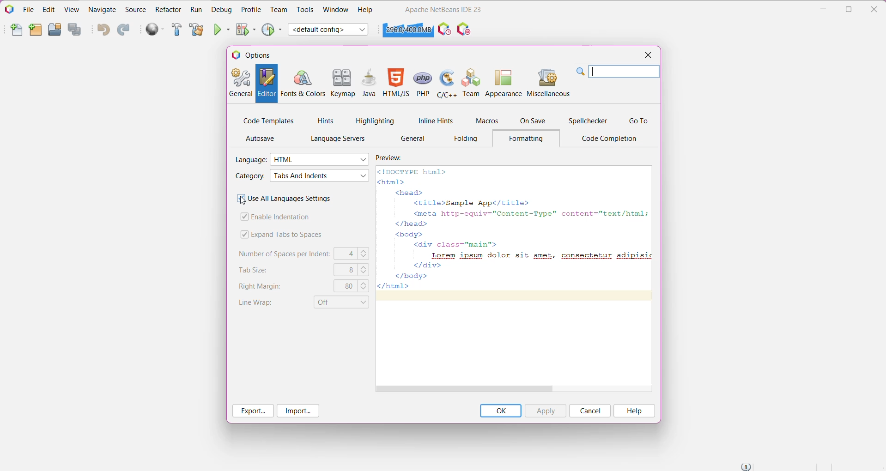  What do you see at coordinates (347, 286) in the screenshot?
I see `80` at bounding box center [347, 286].